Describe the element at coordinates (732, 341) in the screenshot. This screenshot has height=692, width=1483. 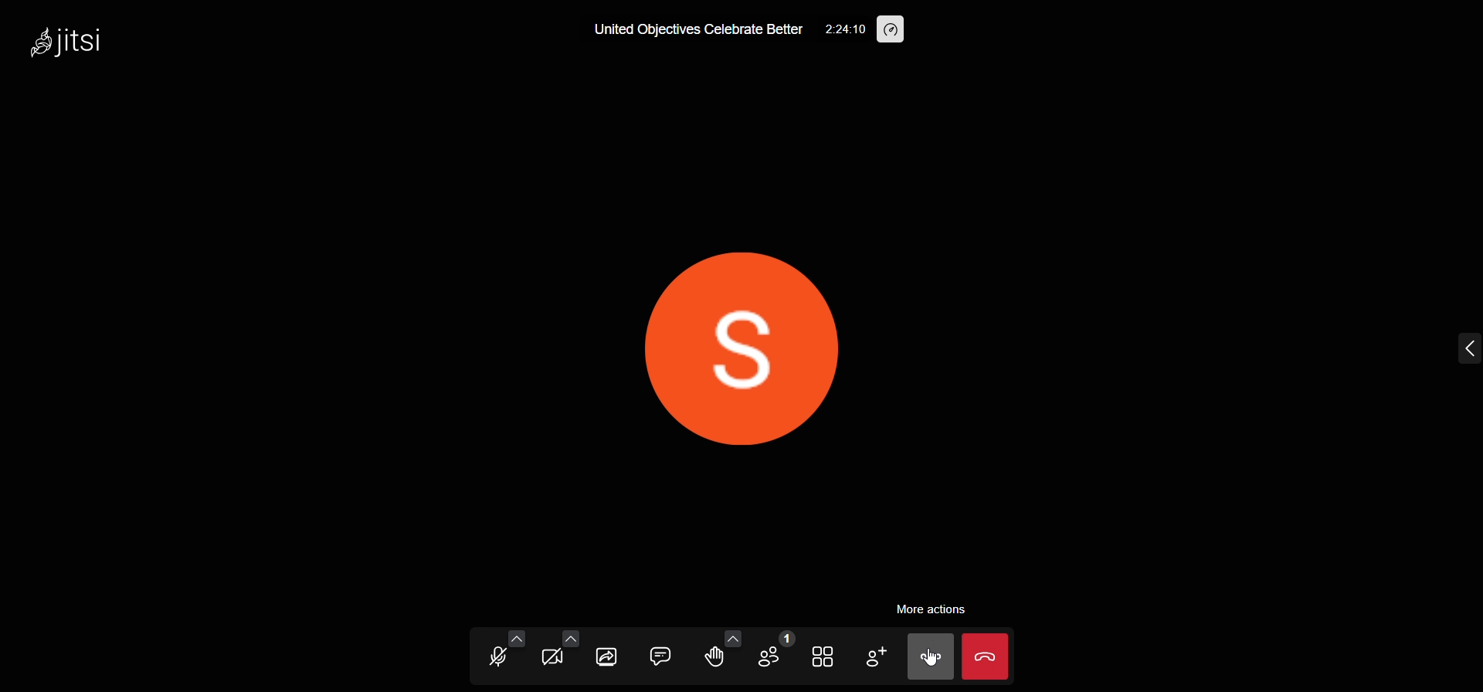
I see `display picture` at that location.